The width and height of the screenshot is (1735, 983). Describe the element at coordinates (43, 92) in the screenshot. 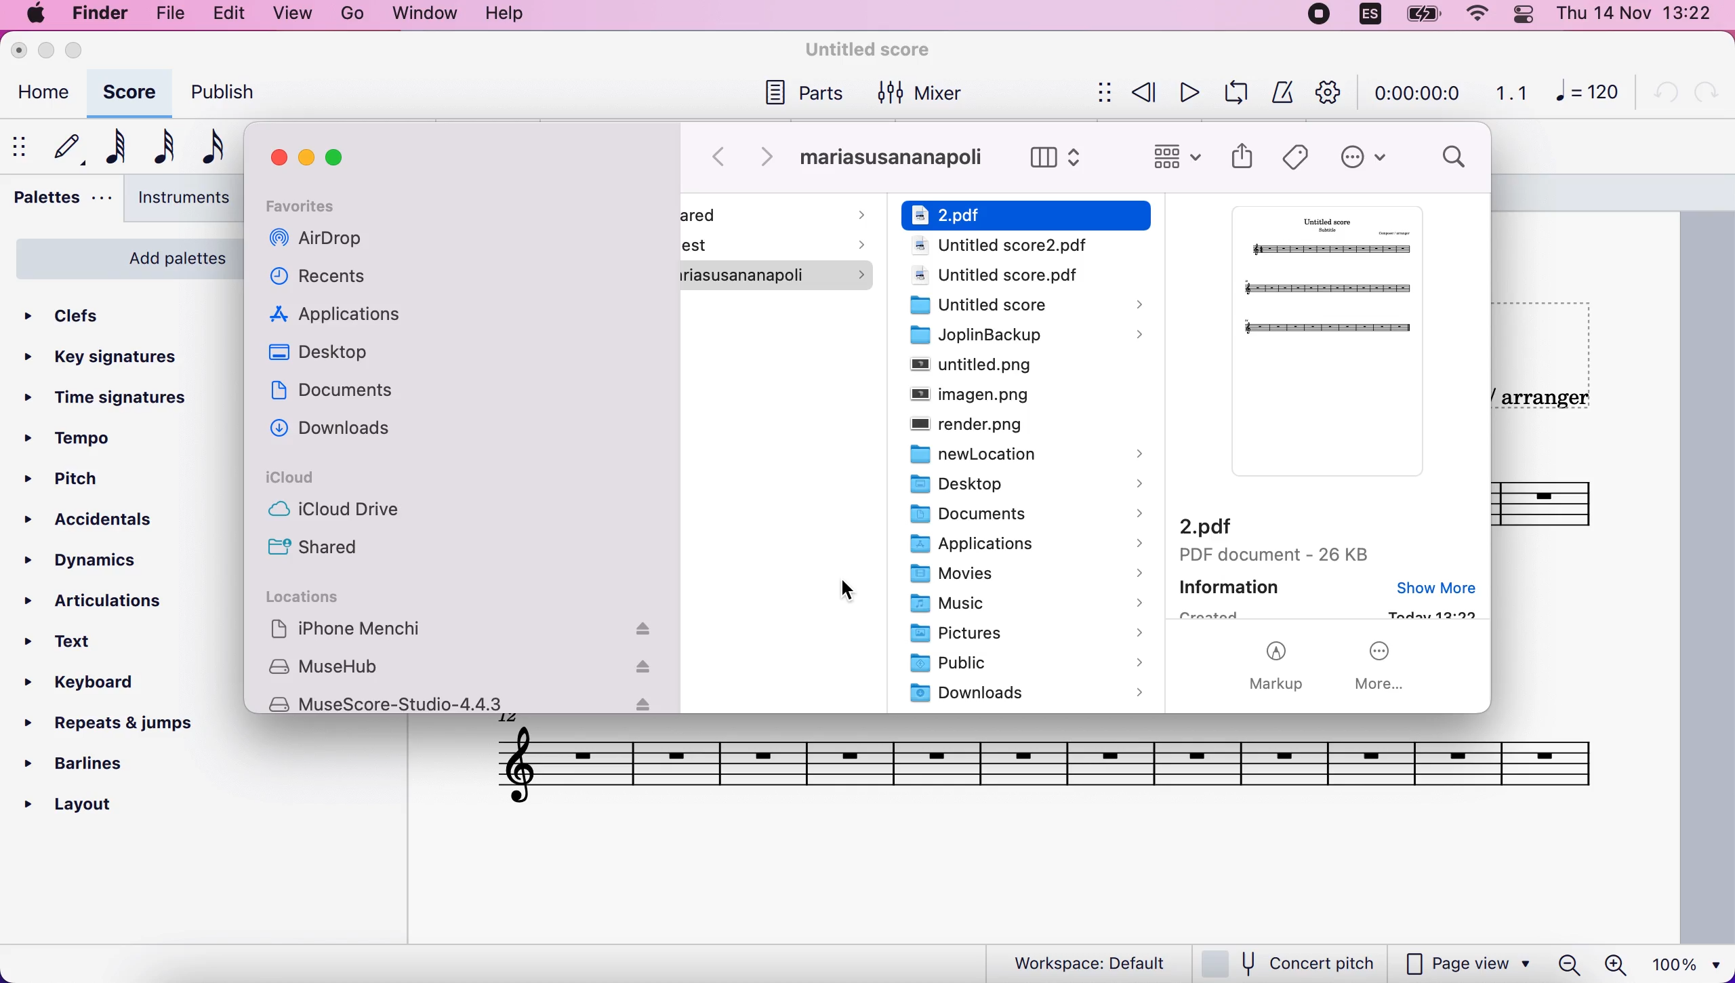

I see `home` at that location.